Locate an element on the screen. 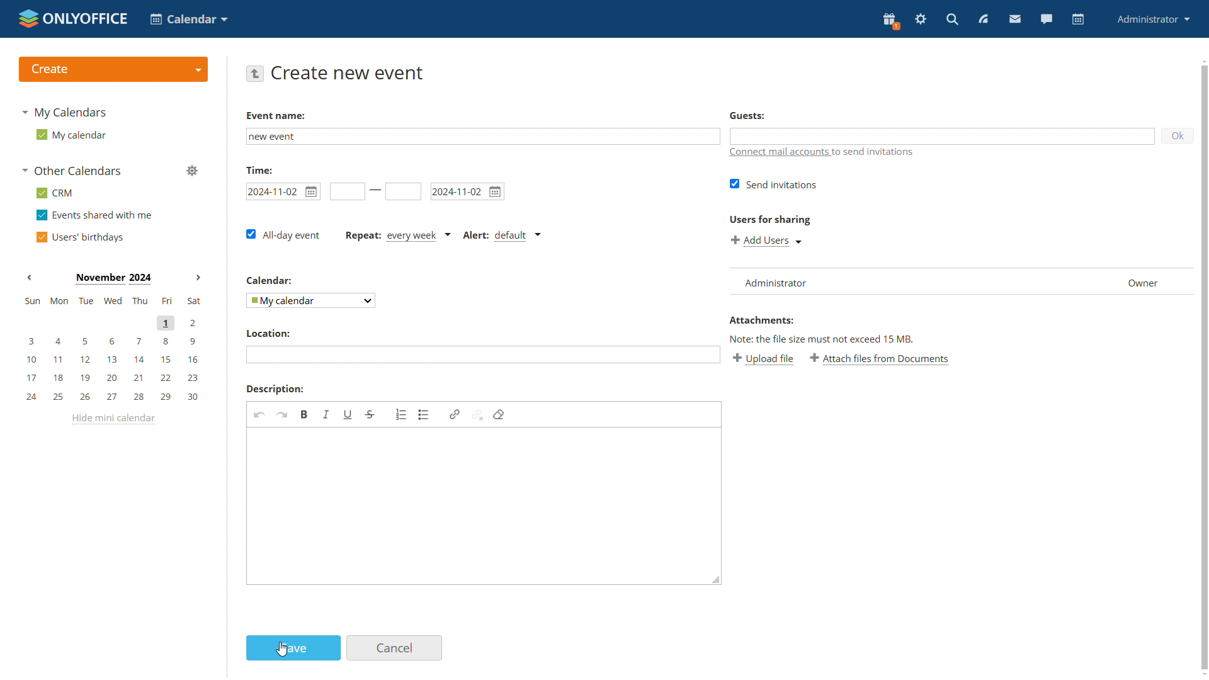 The height and width of the screenshot is (680, 1209). scroll -up is located at coordinates (1201, 59).